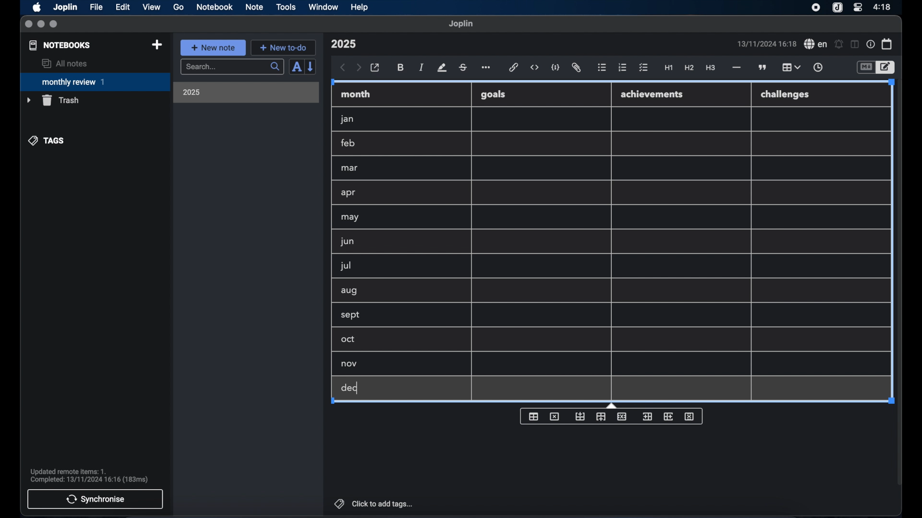 This screenshot has height=518, width=922. What do you see at coordinates (232, 68) in the screenshot?
I see `search bar` at bounding box center [232, 68].